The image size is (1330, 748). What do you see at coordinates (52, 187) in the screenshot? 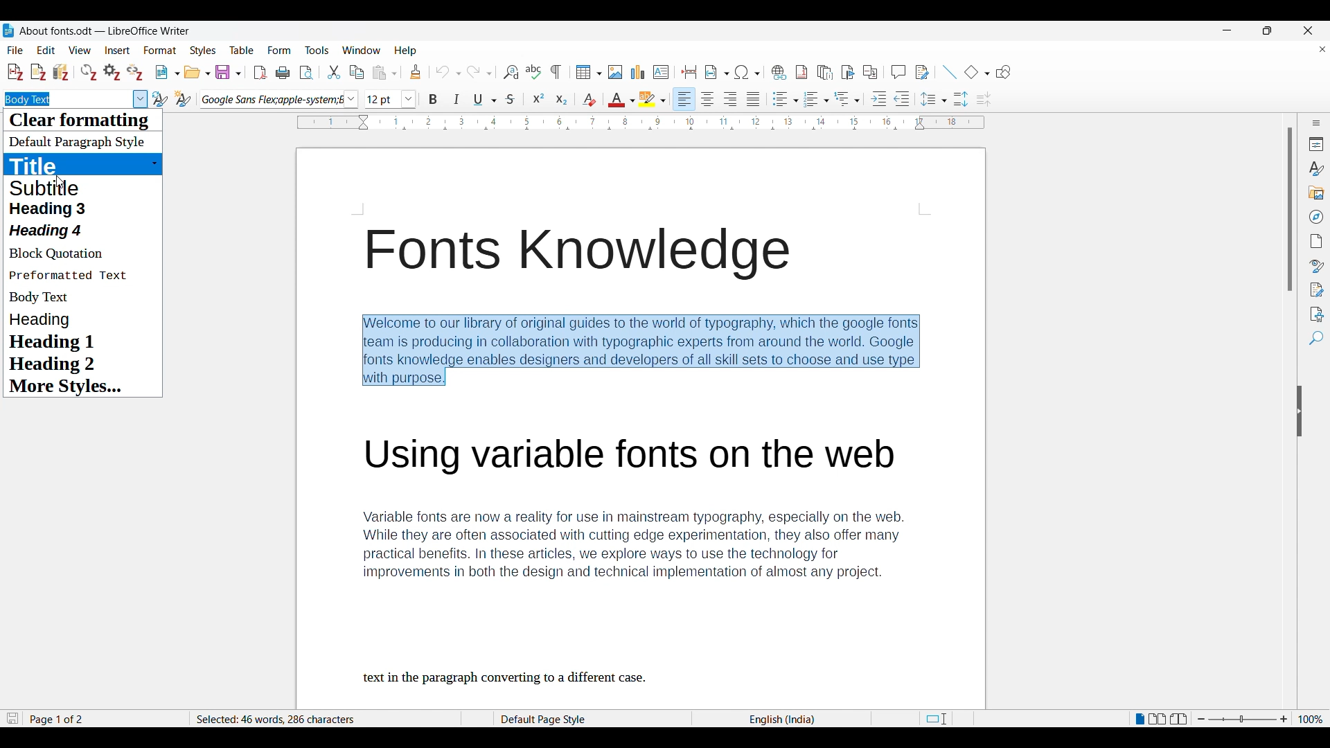
I see `subtitle` at bounding box center [52, 187].